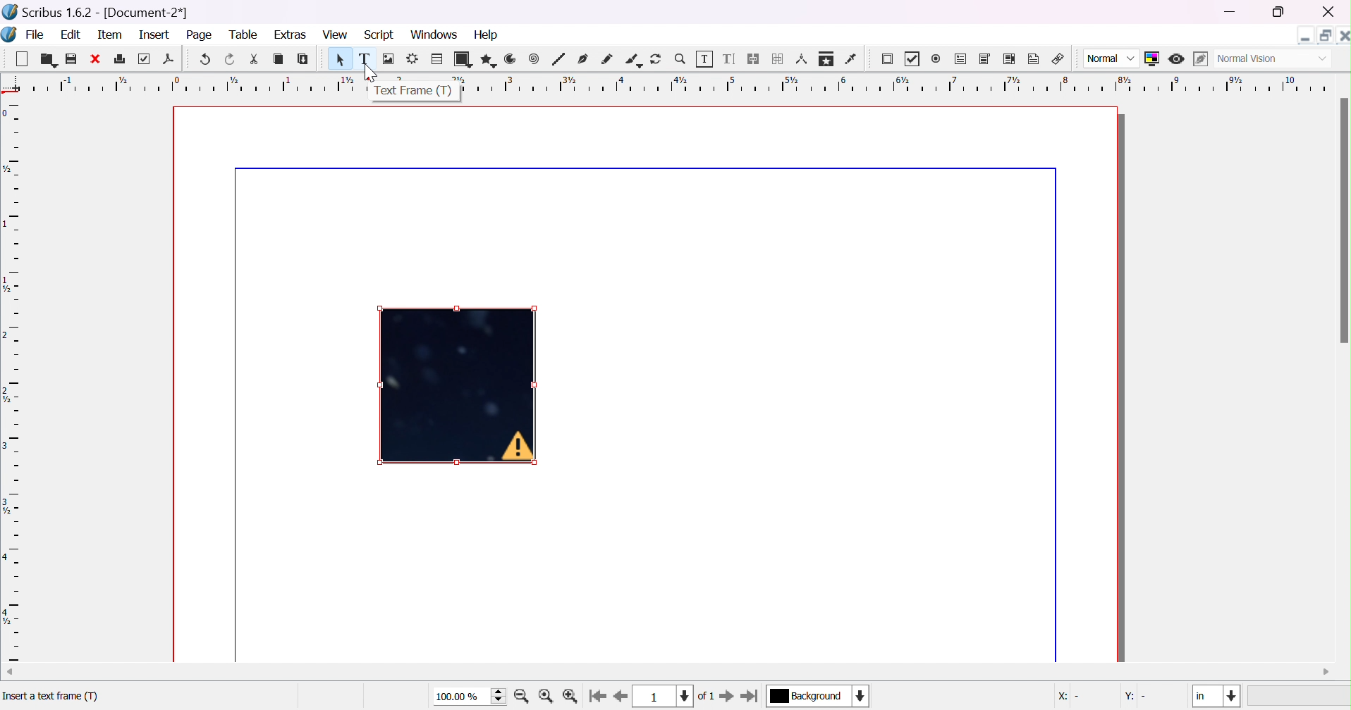  What do you see at coordinates (754, 59) in the screenshot?
I see `link text frames` at bounding box center [754, 59].